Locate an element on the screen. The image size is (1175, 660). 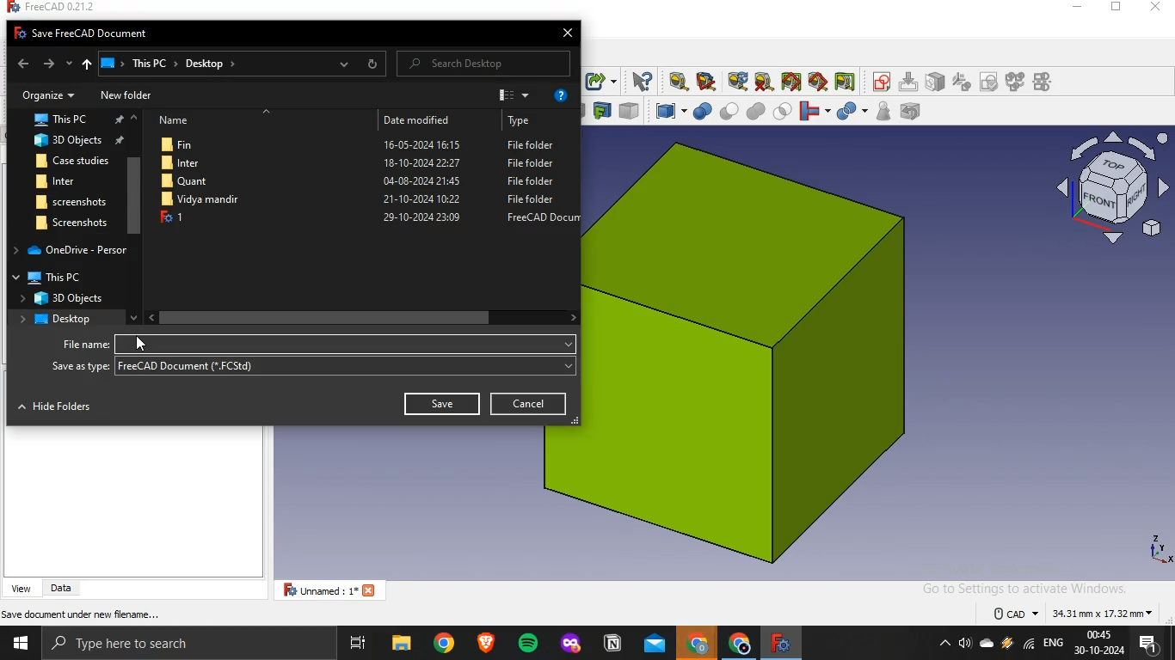
Save is located at coordinates (444, 402).